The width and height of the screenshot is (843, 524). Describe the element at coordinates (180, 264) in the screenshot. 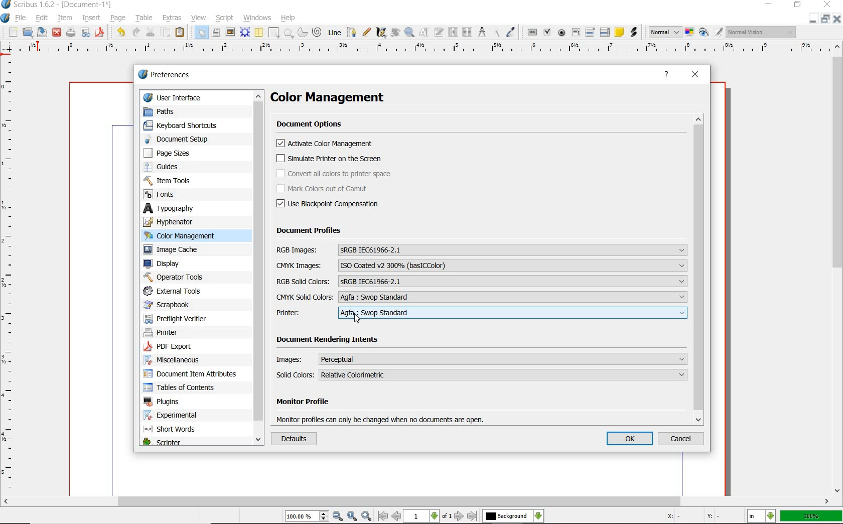

I see `display` at that location.